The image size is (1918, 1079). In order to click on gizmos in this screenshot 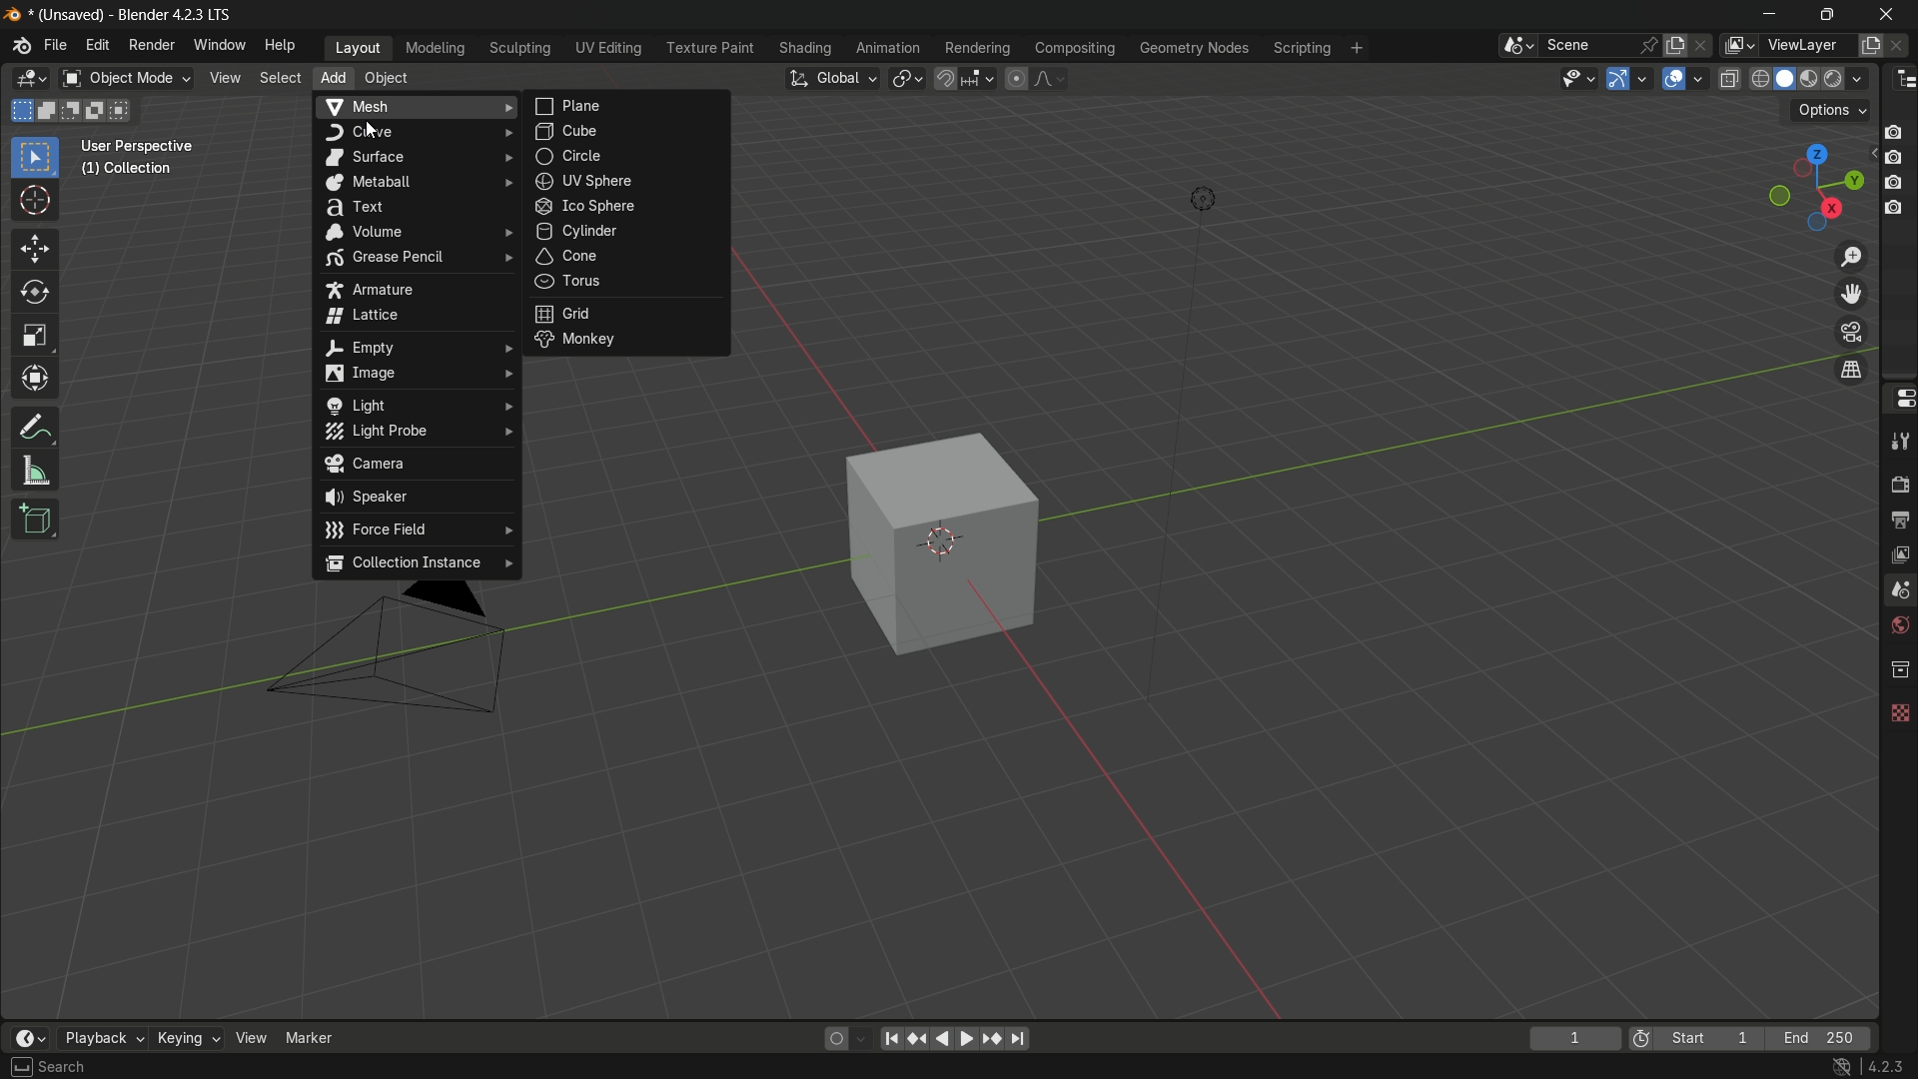, I will do `click(1641, 78)`.